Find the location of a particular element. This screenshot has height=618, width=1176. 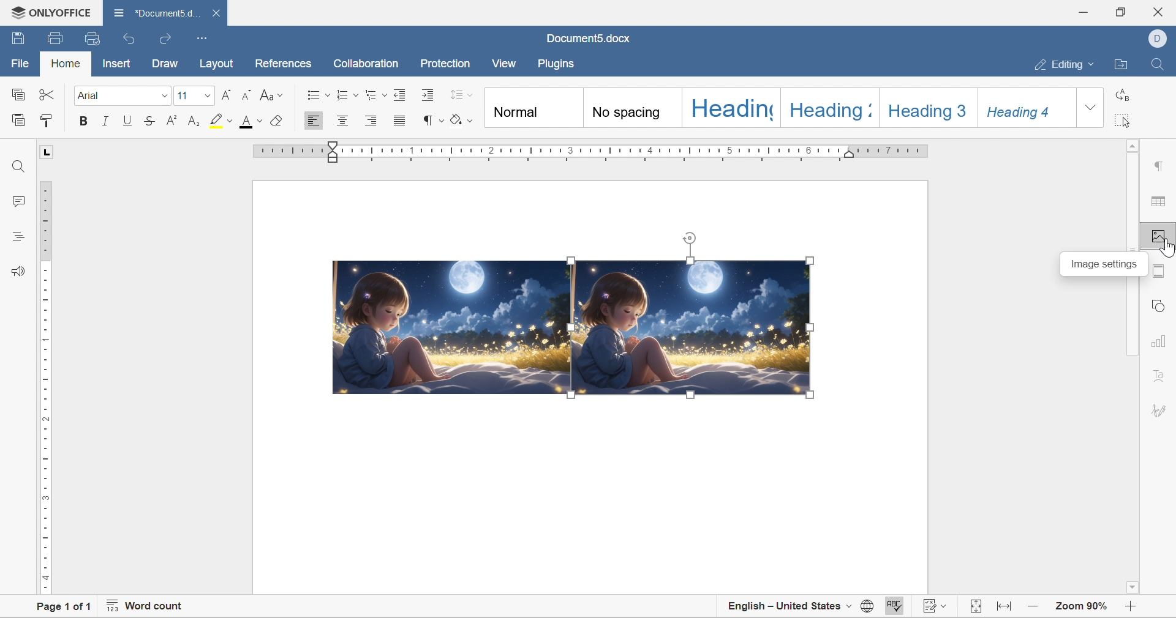

save is located at coordinates (17, 38).